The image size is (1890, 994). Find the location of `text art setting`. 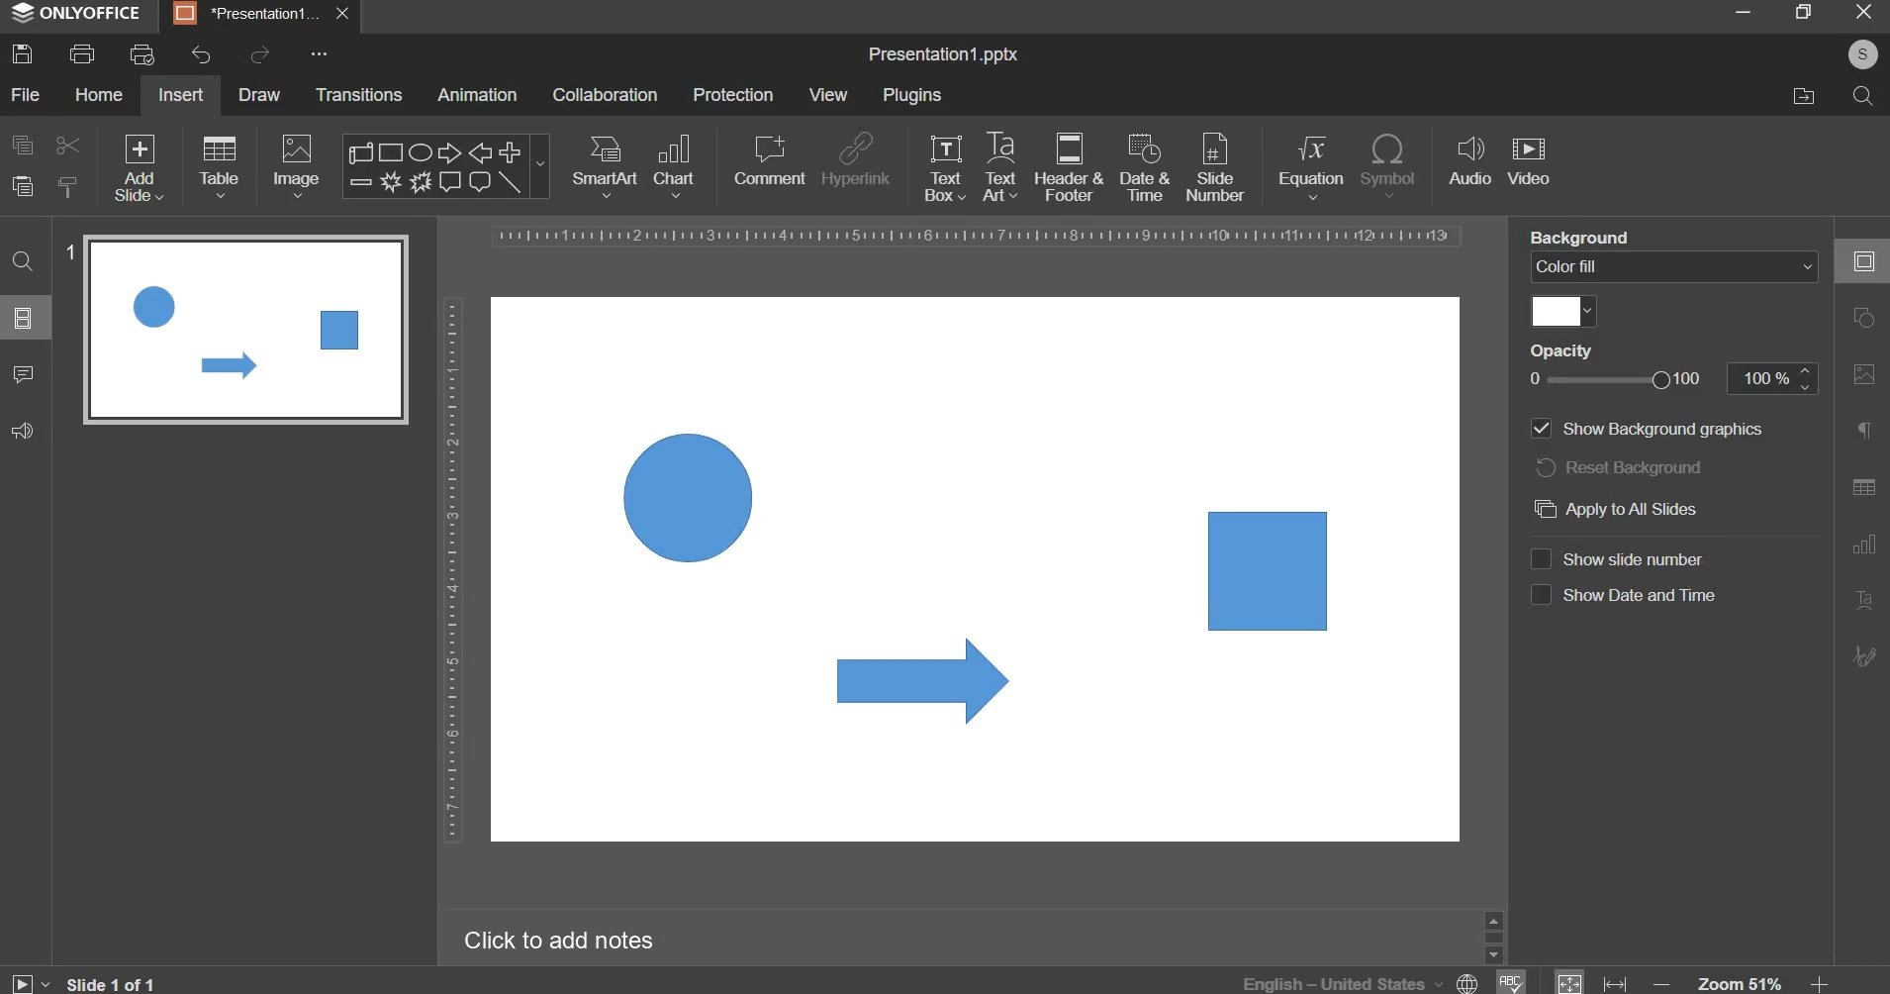

text art setting is located at coordinates (1862, 598).